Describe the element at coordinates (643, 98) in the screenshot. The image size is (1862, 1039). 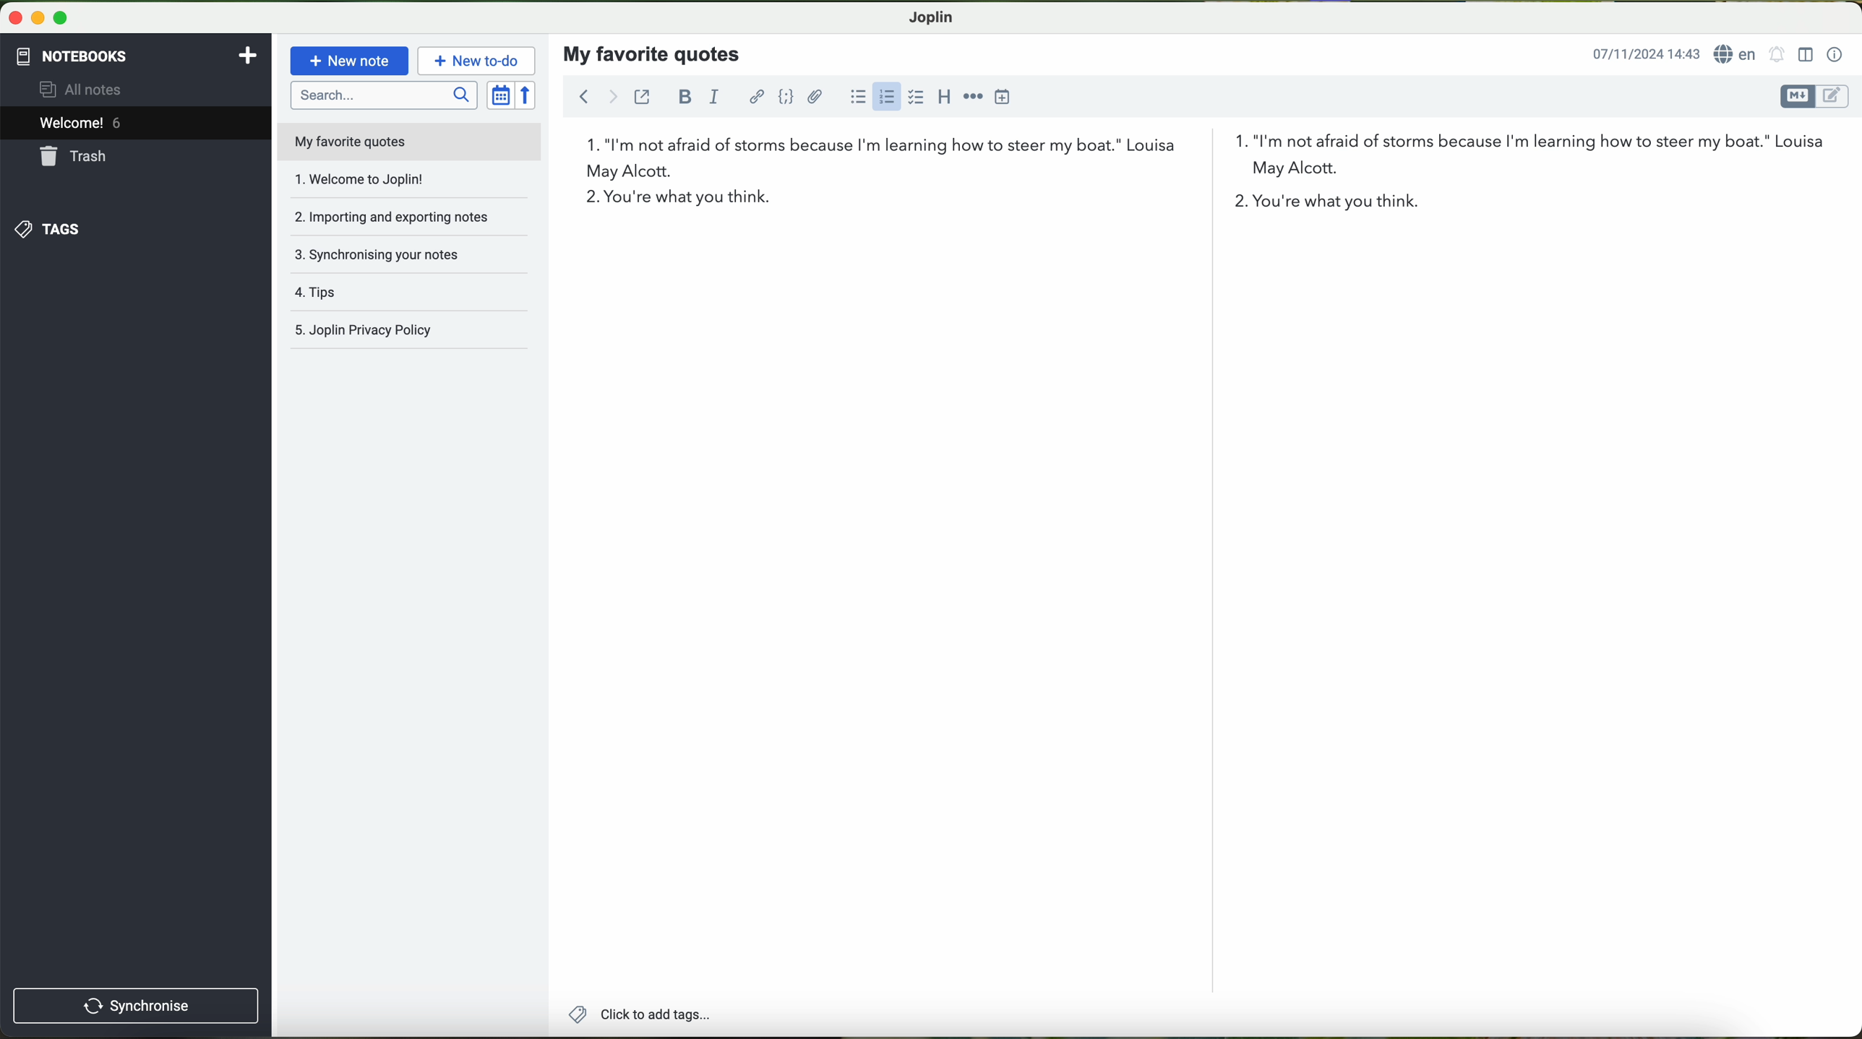
I see `toggle external editing` at that location.